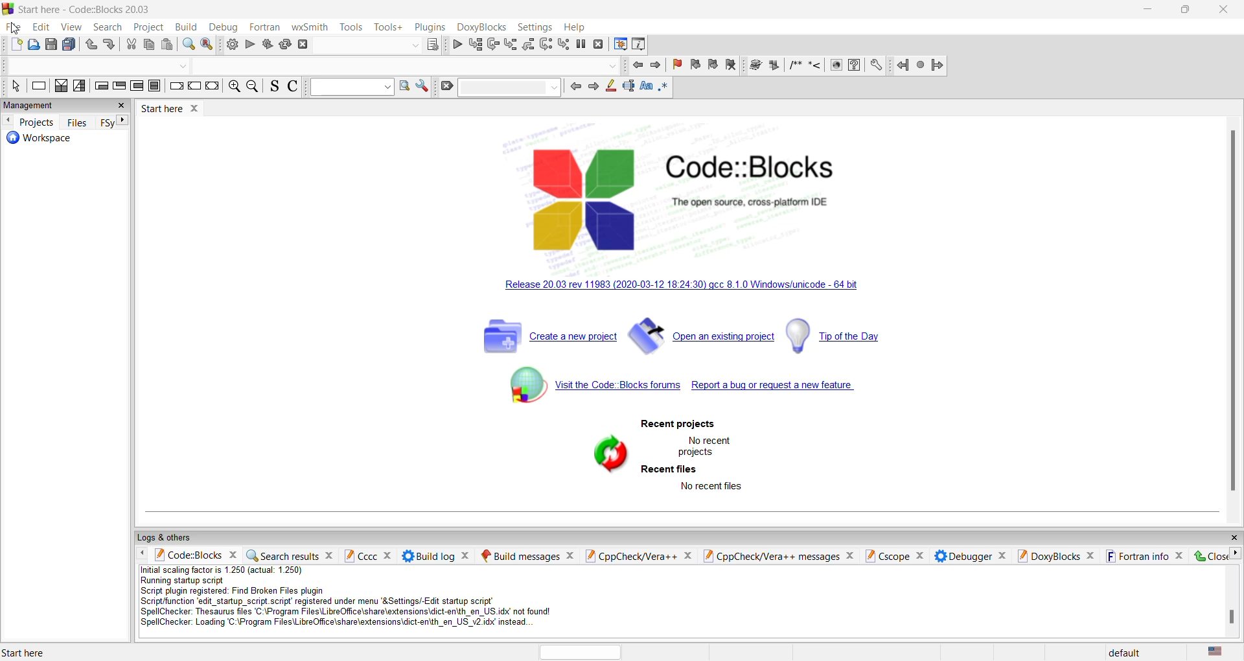 The image size is (1244, 661). I want to click on replace, so click(207, 44).